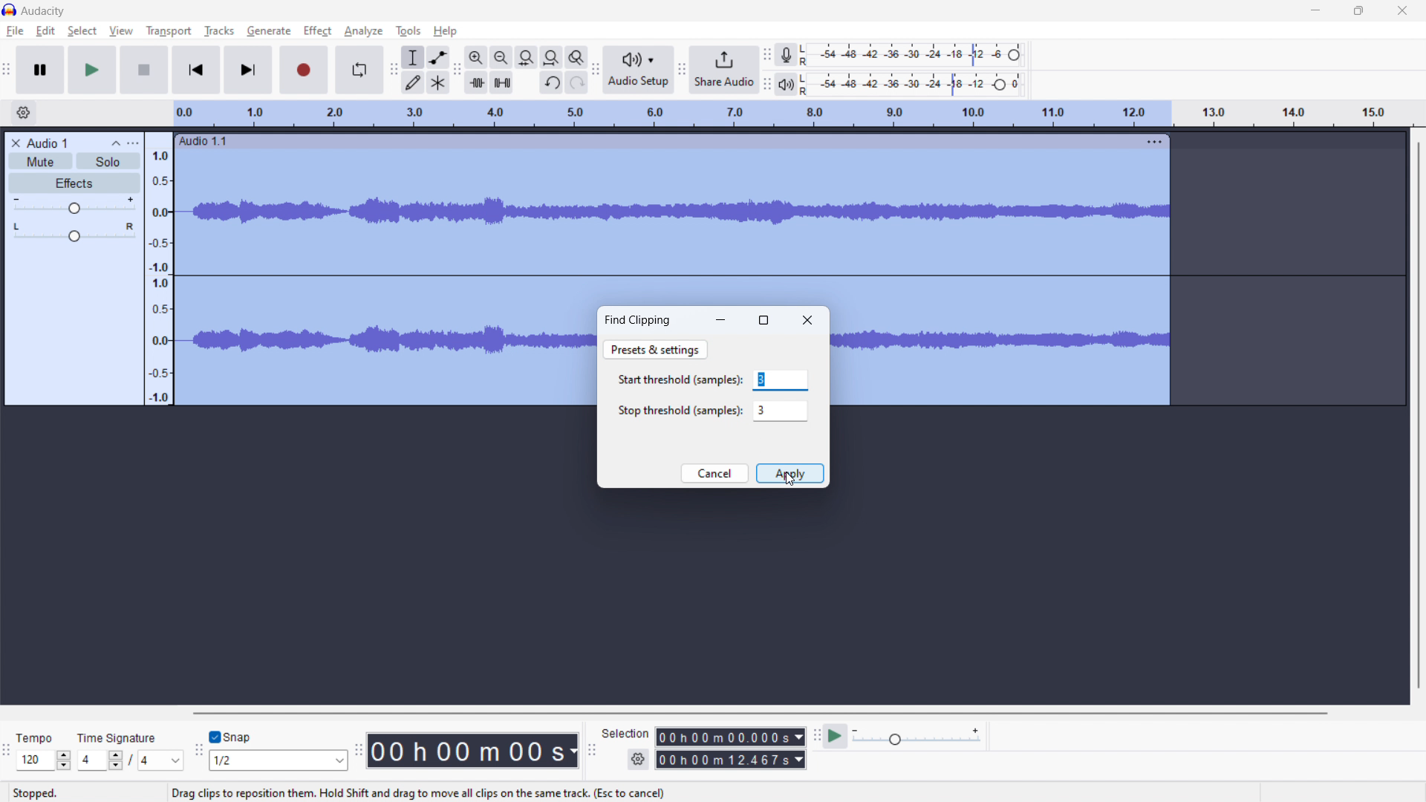  What do you see at coordinates (92, 70) in the screenshot?
I see `play` at bounding box center [92, 70].